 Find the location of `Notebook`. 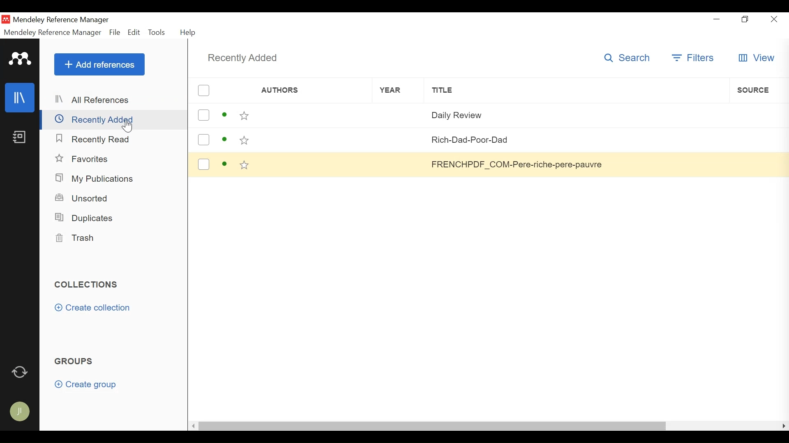

Notebook is located at coordinates (19, 138).